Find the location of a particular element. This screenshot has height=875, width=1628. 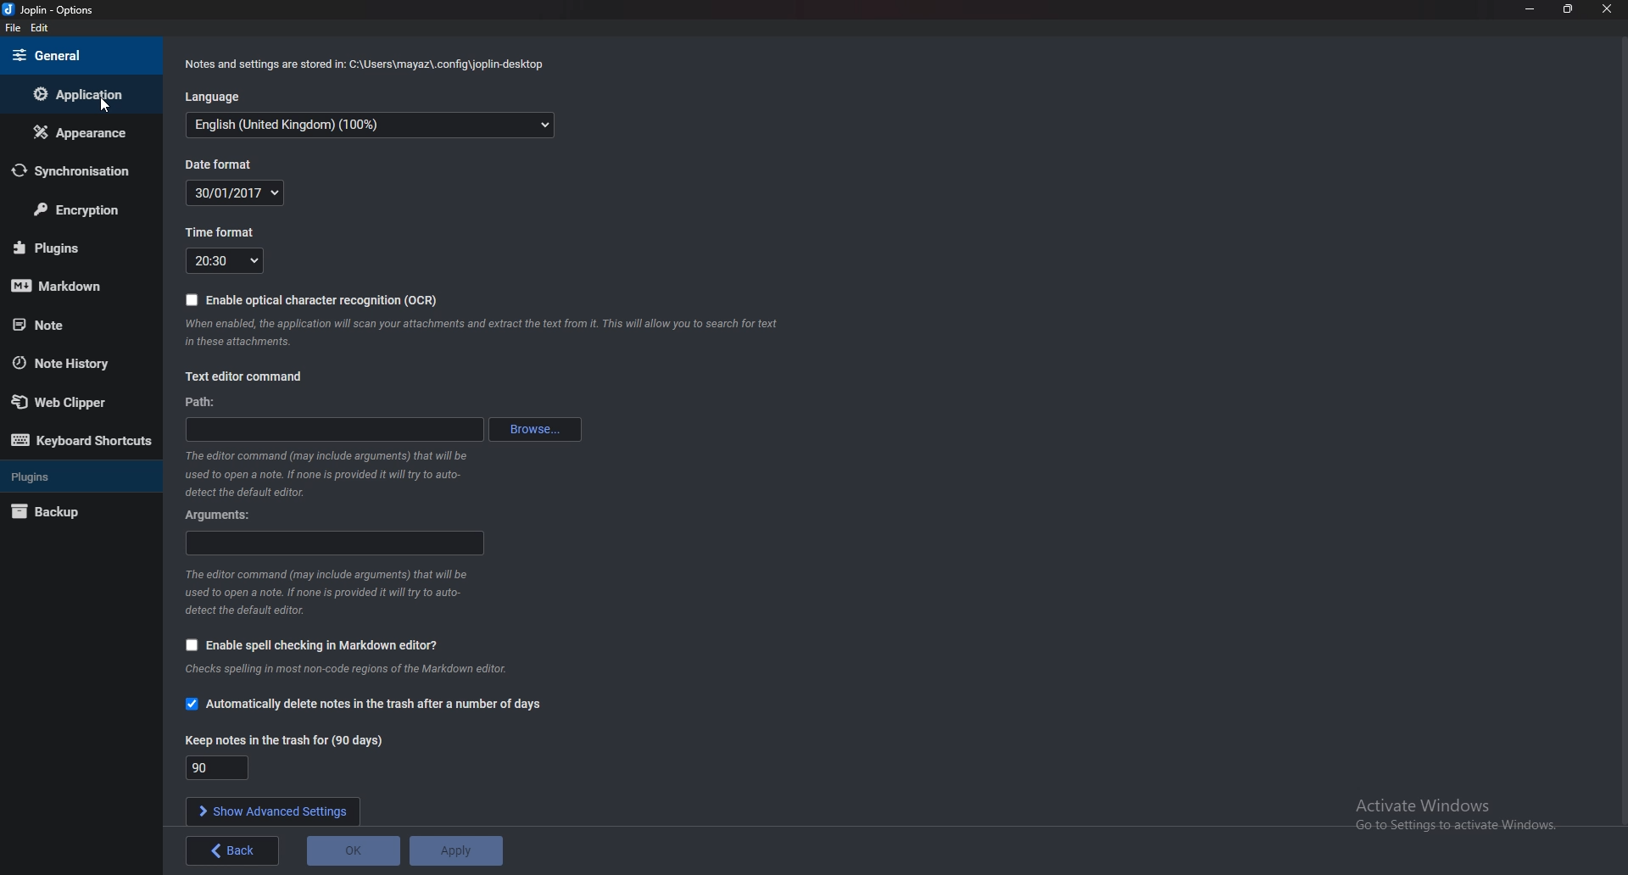

general is located at coordinates (76, 55).